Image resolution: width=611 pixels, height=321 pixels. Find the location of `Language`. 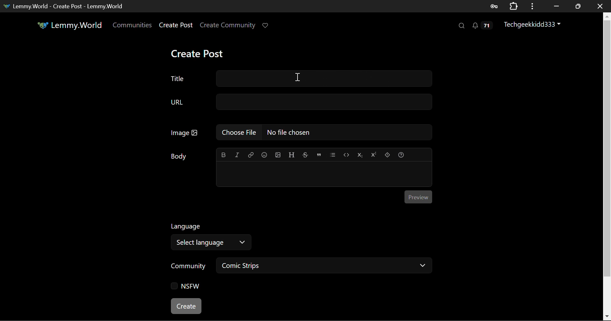

Language is located at coordinates (187, 225).